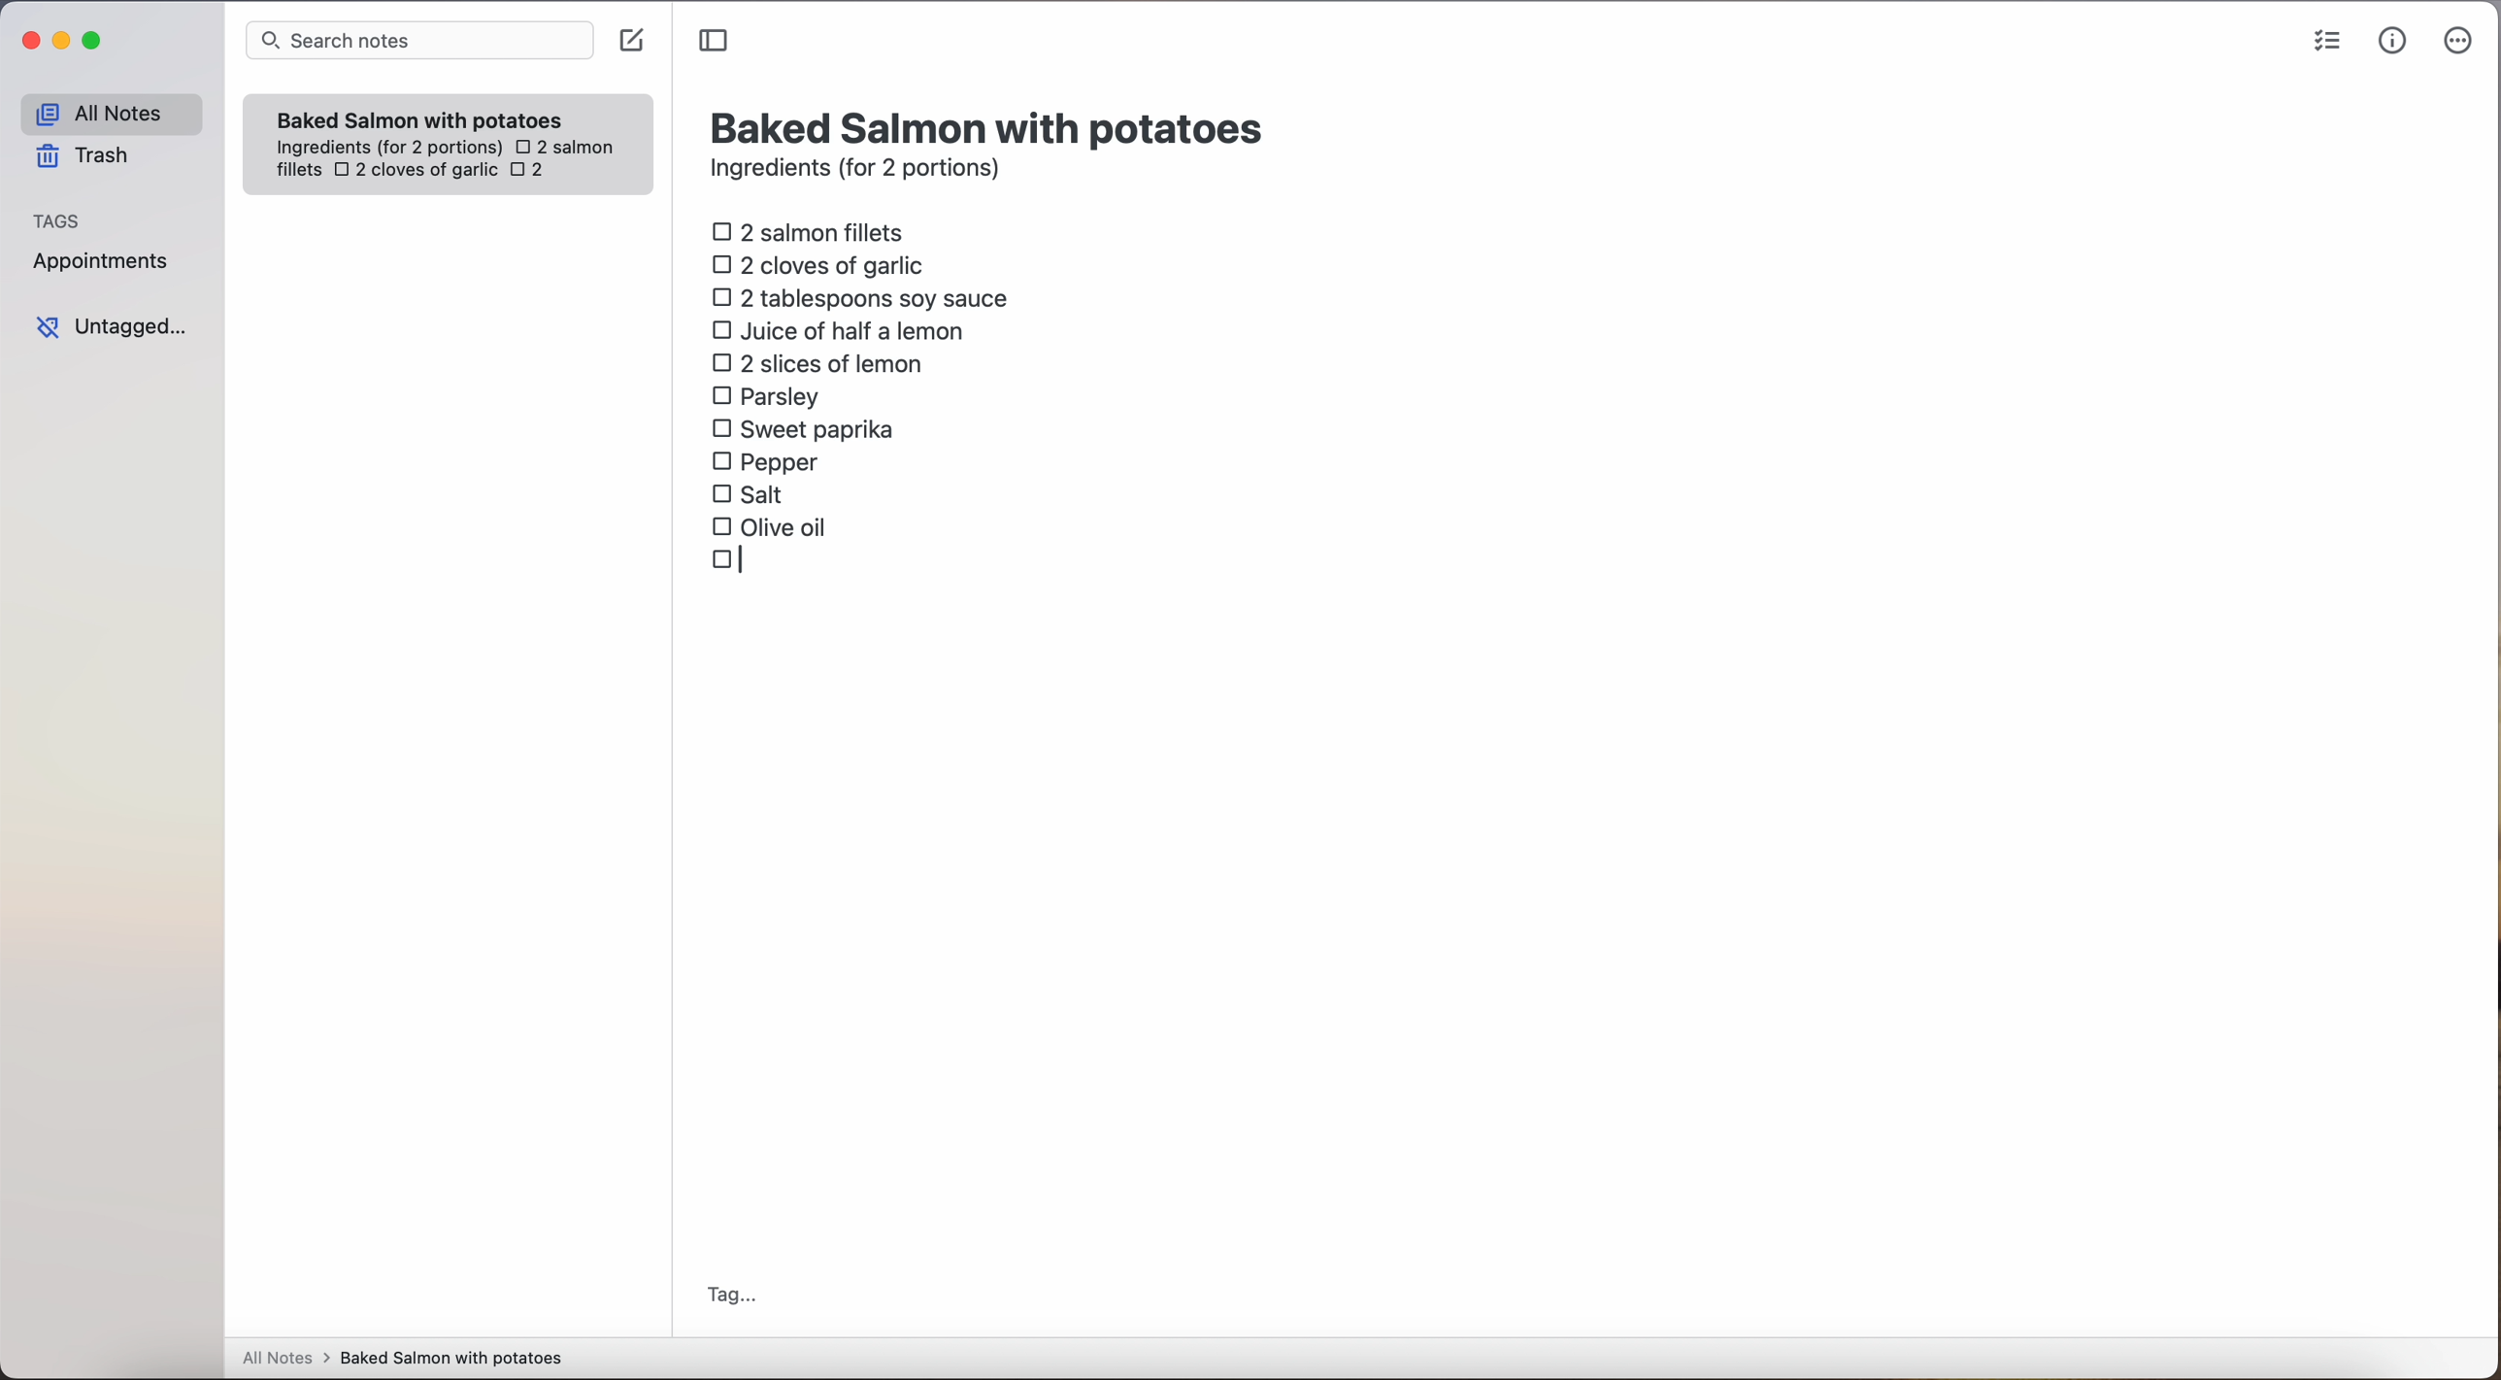 This screenshot has width=2501, height=1380. I want to click on ingredients (for 2 portions), so click(861, 171).